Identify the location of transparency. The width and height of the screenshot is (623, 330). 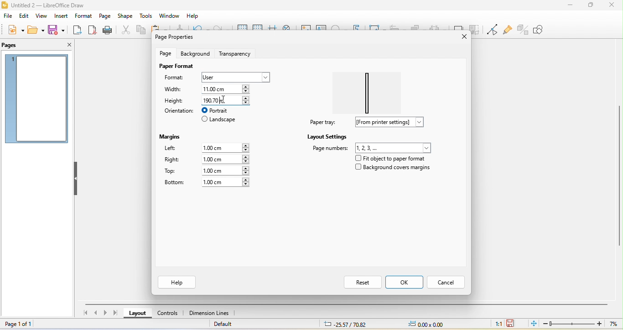
(237, 52).